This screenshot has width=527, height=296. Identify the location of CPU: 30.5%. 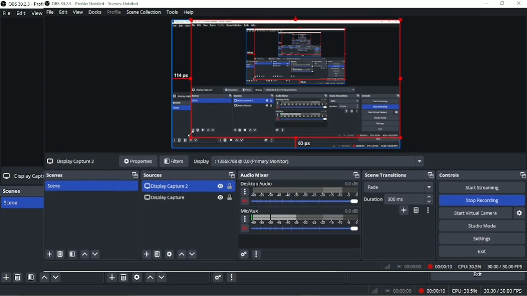
(469, 266).